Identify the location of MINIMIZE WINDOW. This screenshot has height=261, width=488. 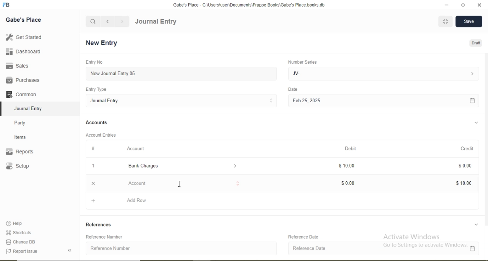
(445, 21).